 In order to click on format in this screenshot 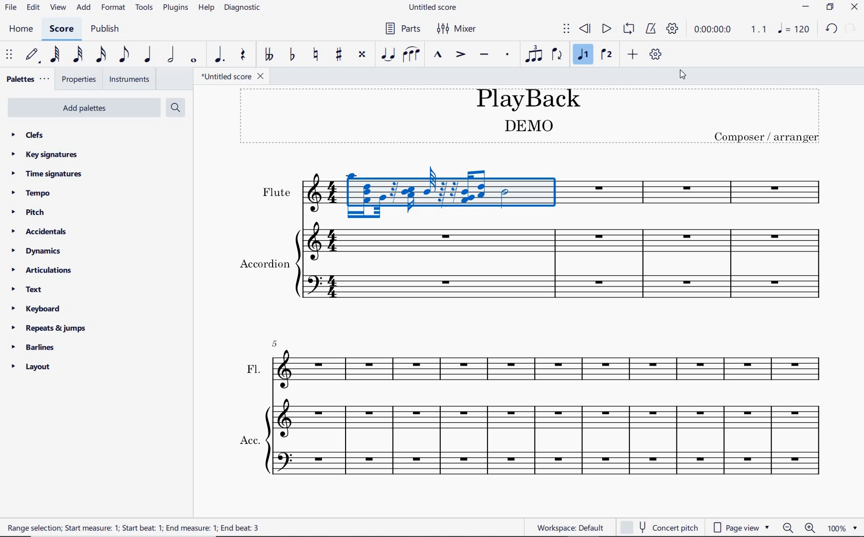, I will do `click(114, 7)`.